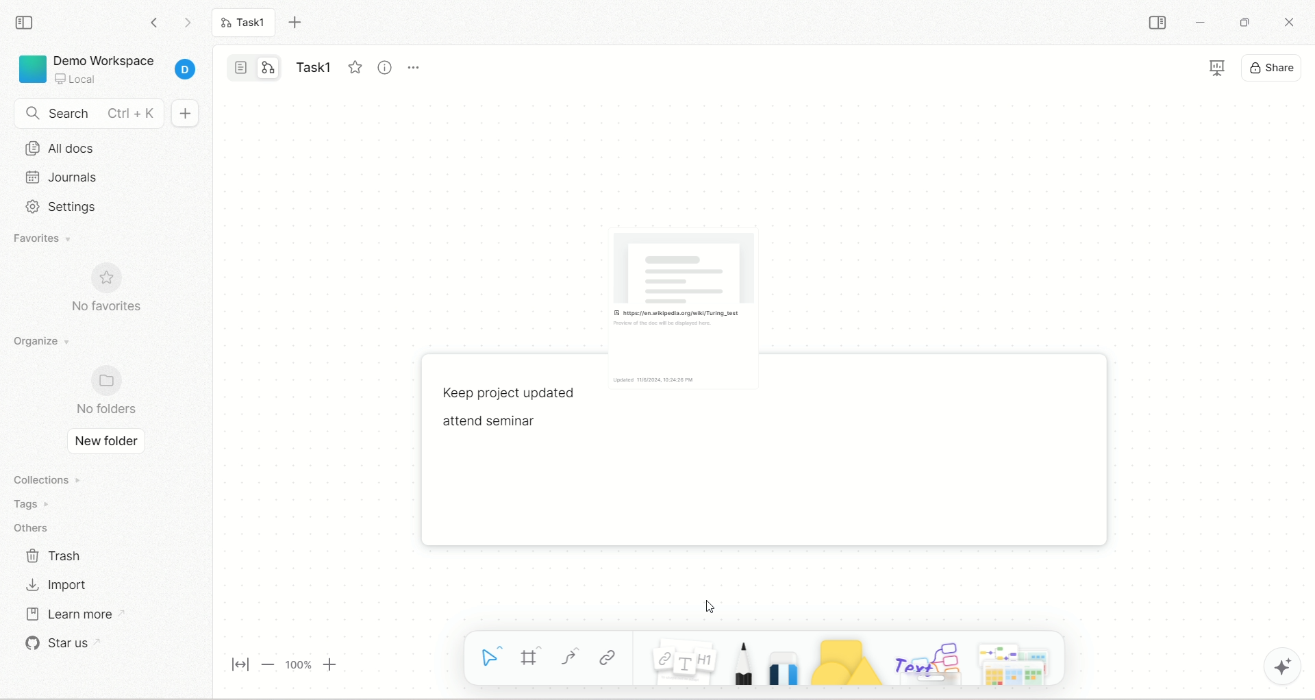 This screenshot has width=1315, height=700. I want to click on edgeless mode, so click(268, 68).